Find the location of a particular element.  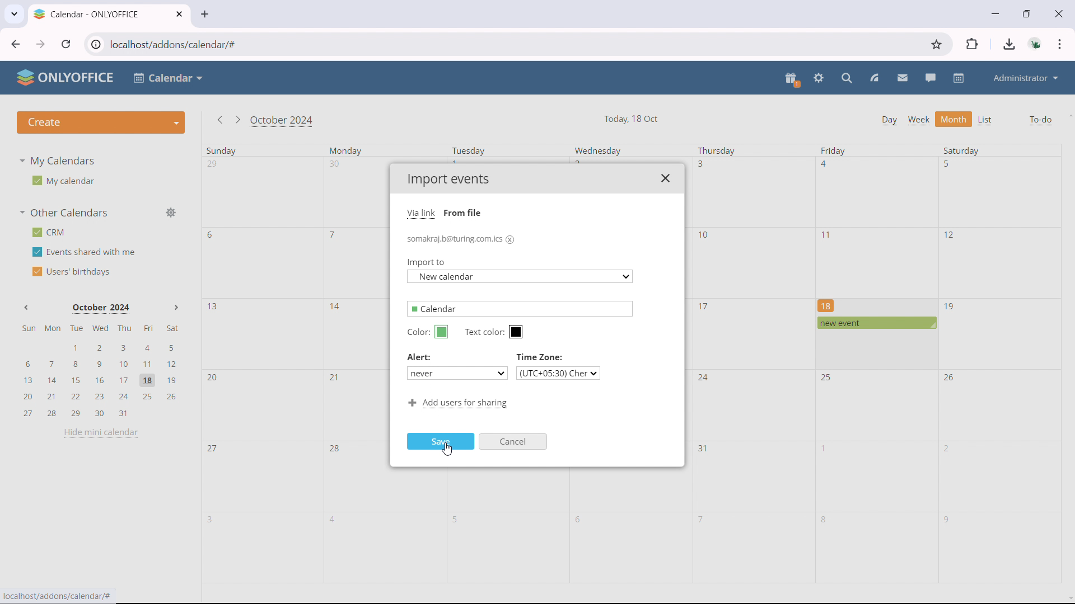

calendar is located at coordinates (960, 78).